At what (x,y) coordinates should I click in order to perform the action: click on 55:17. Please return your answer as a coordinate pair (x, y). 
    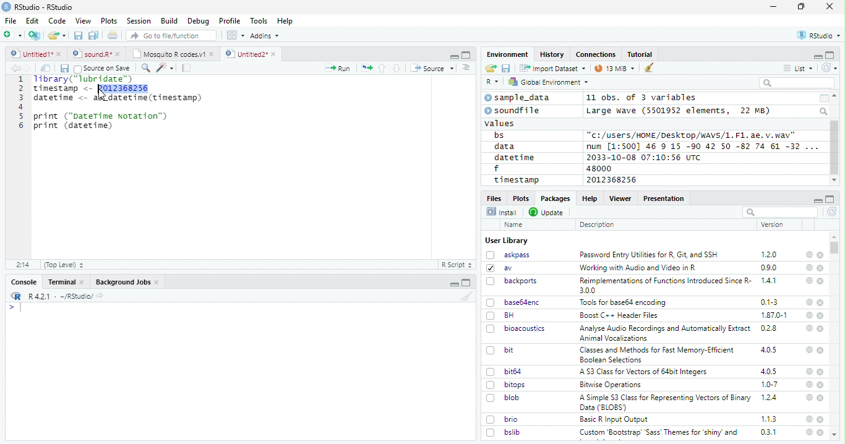
    Looking at the image, I should click on (24, 265).